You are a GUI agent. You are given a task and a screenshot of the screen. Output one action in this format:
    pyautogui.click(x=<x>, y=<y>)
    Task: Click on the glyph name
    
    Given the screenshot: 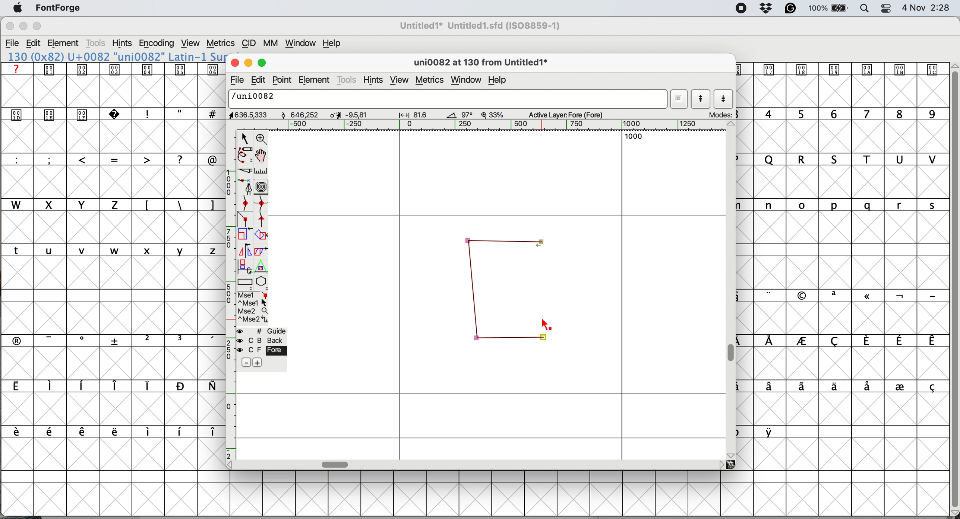 What is the action you would take?
    pyautogui.click(x=446, y=98)
    